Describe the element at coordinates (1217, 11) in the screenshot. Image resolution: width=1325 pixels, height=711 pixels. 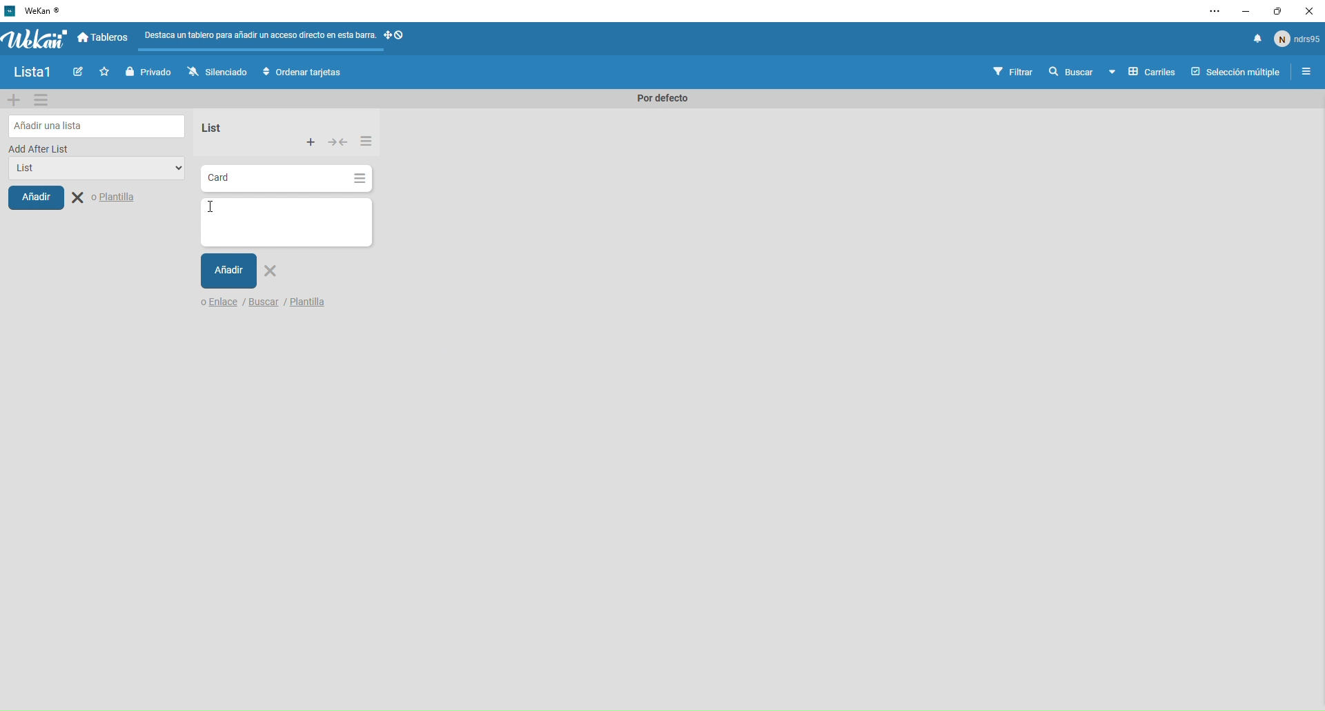
I see `more options` at that location.